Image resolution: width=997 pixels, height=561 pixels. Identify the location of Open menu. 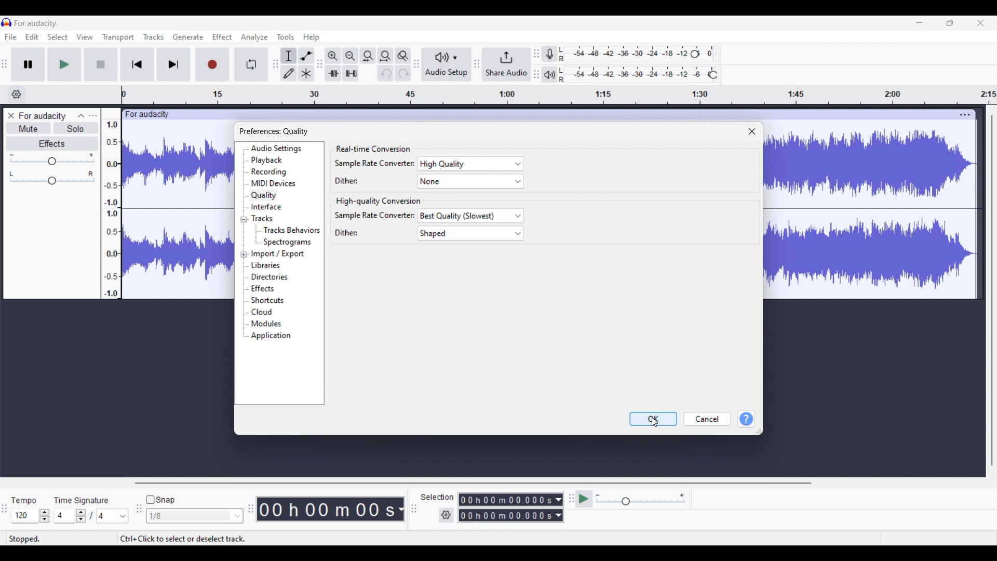
(93, 116).